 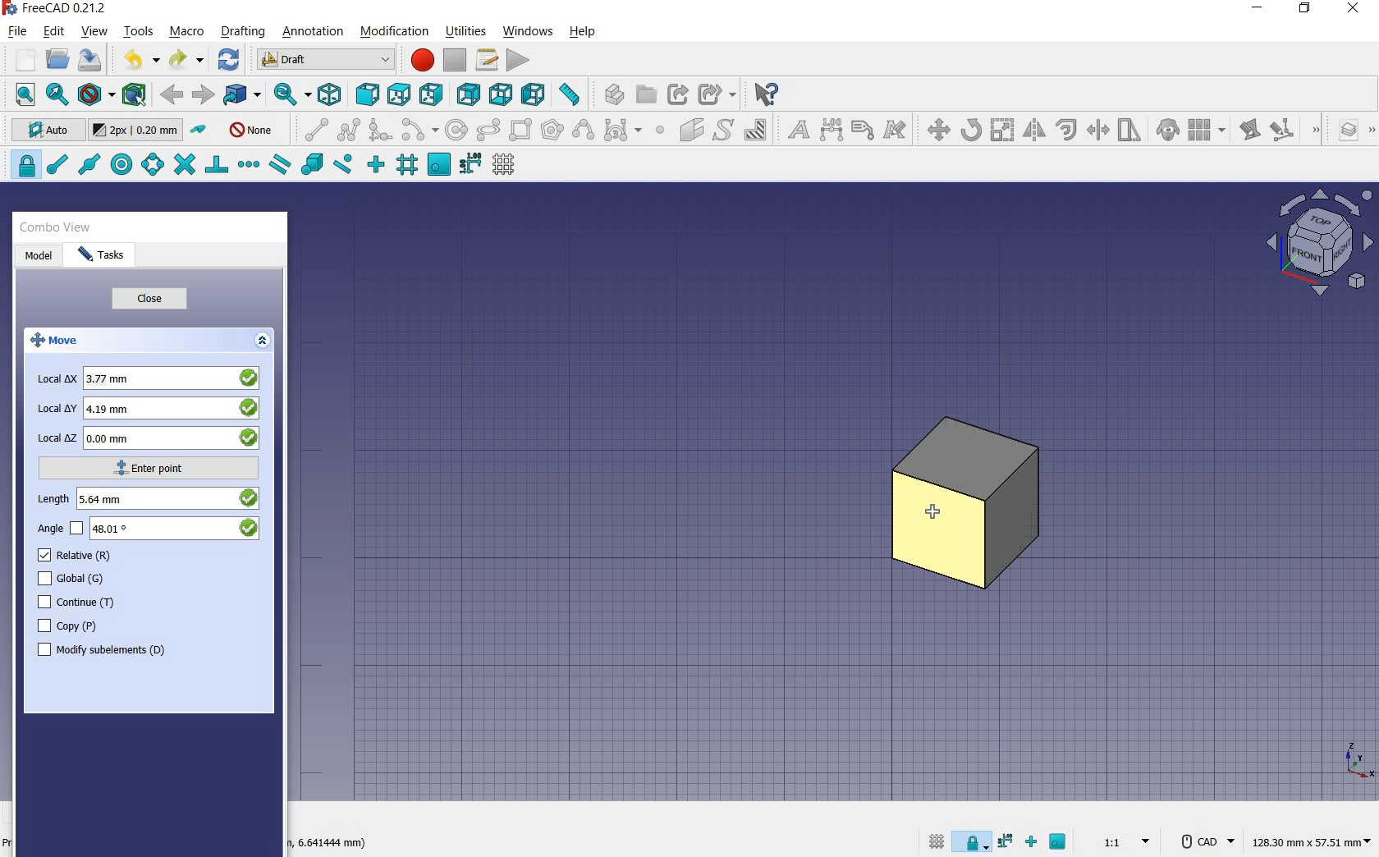 I want to click on snap midpoint, so click(x=90, y=165).